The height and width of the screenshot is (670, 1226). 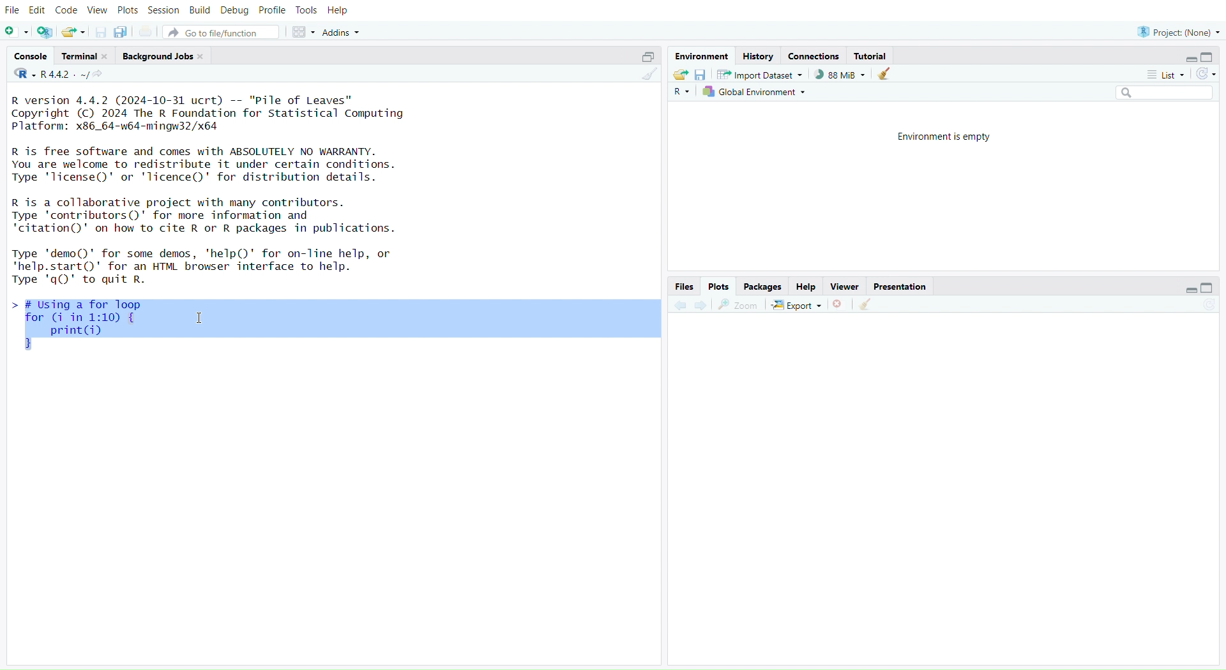 What do you see at coordinates (14, 10) in the screenshot?
I see `file` at bounding box center [14, 10].